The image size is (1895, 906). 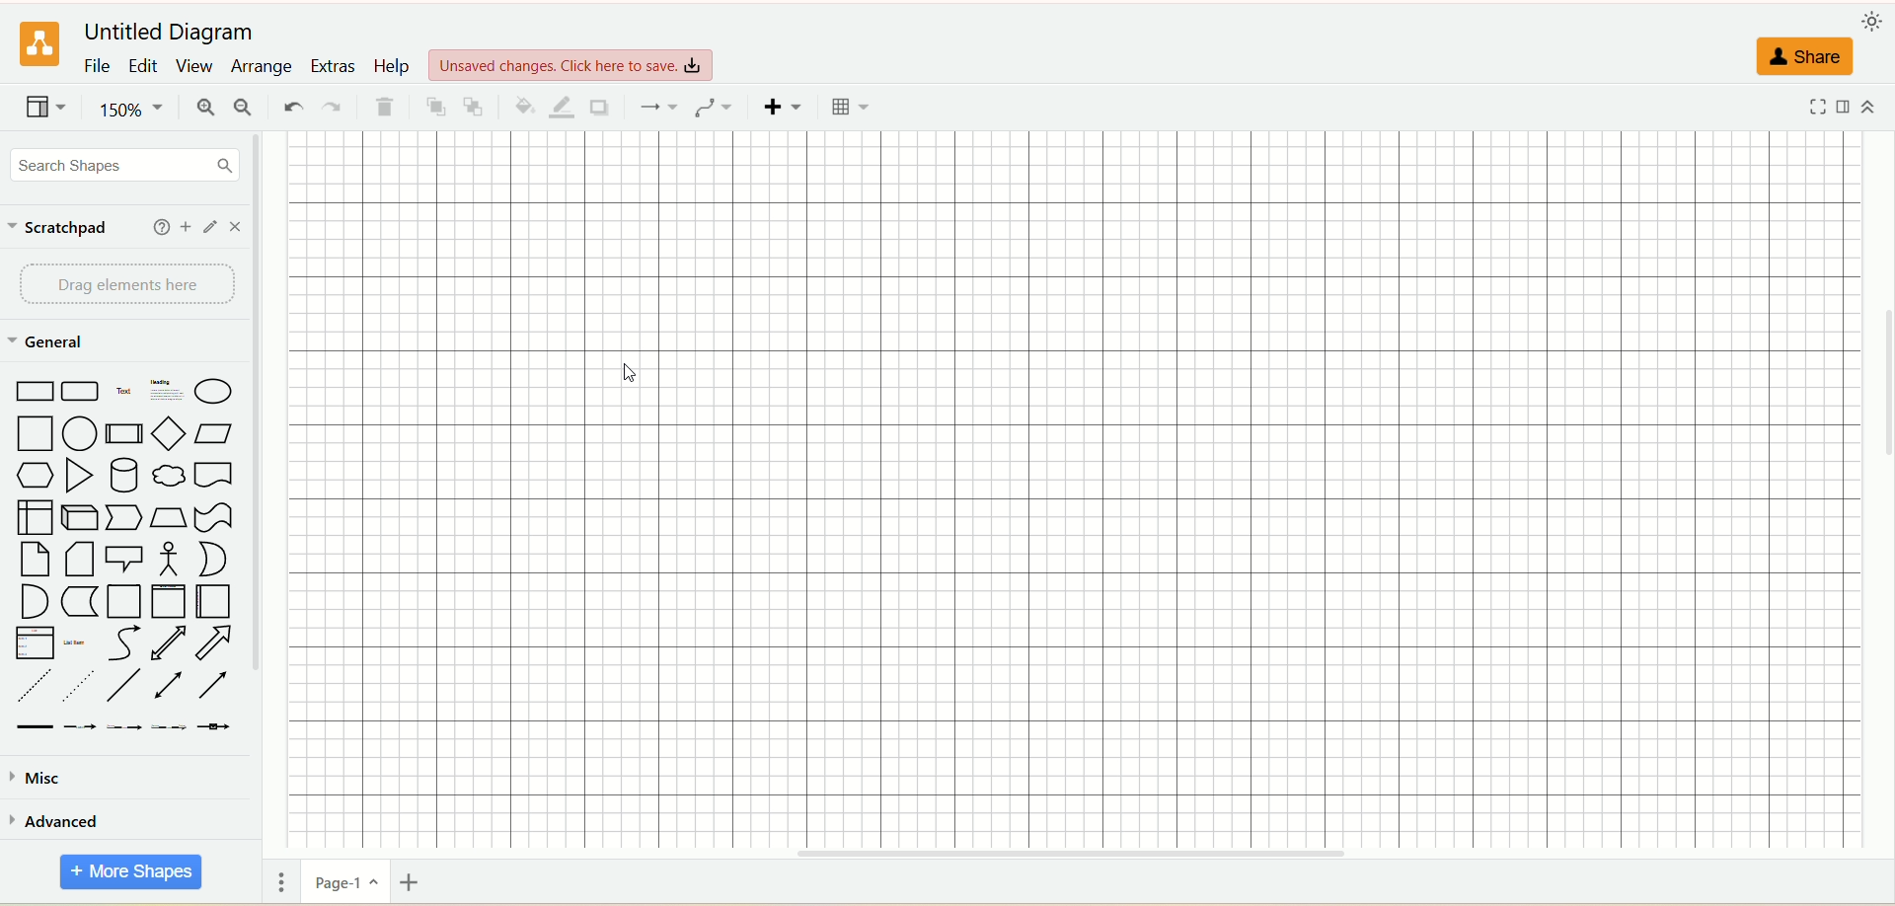 I want to click on general, so click(x=61, y=344).